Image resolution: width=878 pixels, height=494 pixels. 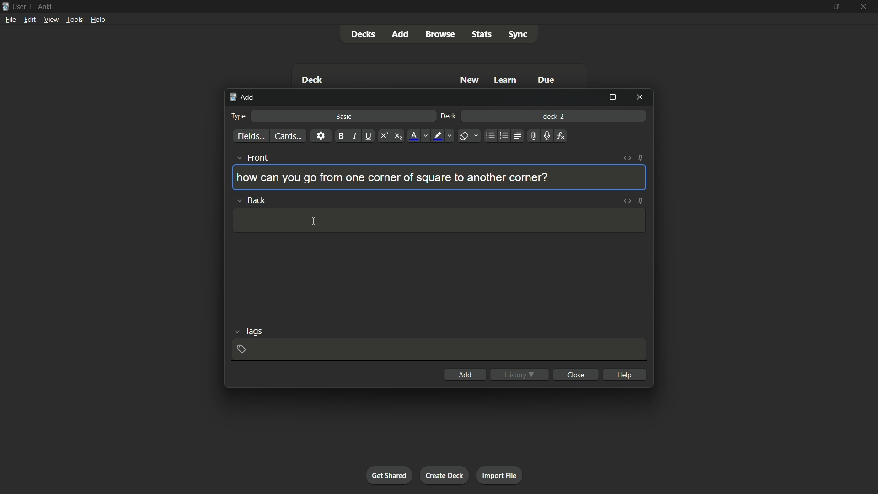 I want to click on help, so click(x=624, y=374).